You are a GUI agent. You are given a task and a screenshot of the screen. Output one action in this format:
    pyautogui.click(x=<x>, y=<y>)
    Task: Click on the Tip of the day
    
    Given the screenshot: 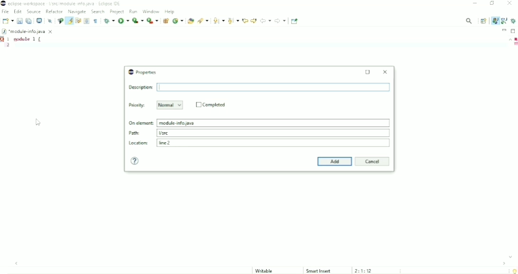 What is the action you would take?
    pyautogui.click(x=514, y=271)
    